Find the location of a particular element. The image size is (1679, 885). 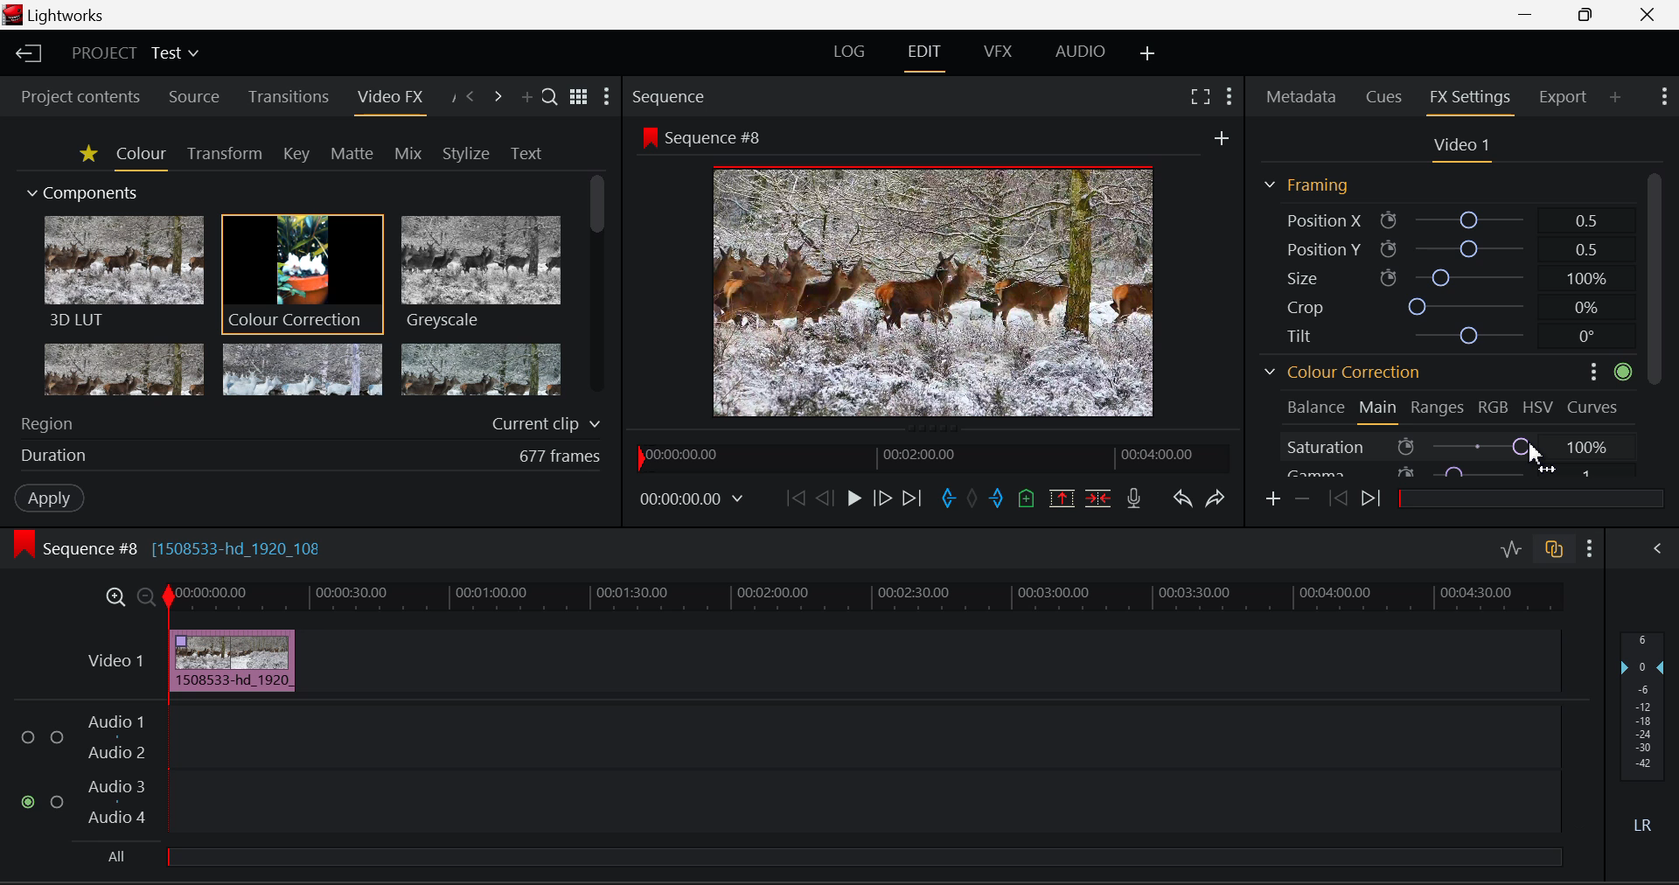

more options is located at coordinates (1586, 371).